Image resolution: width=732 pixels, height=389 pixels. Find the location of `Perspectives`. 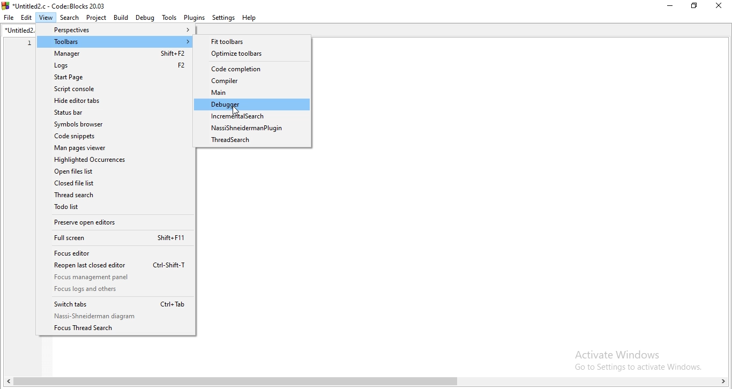

Perspectives is located at coordinates (111, 31).